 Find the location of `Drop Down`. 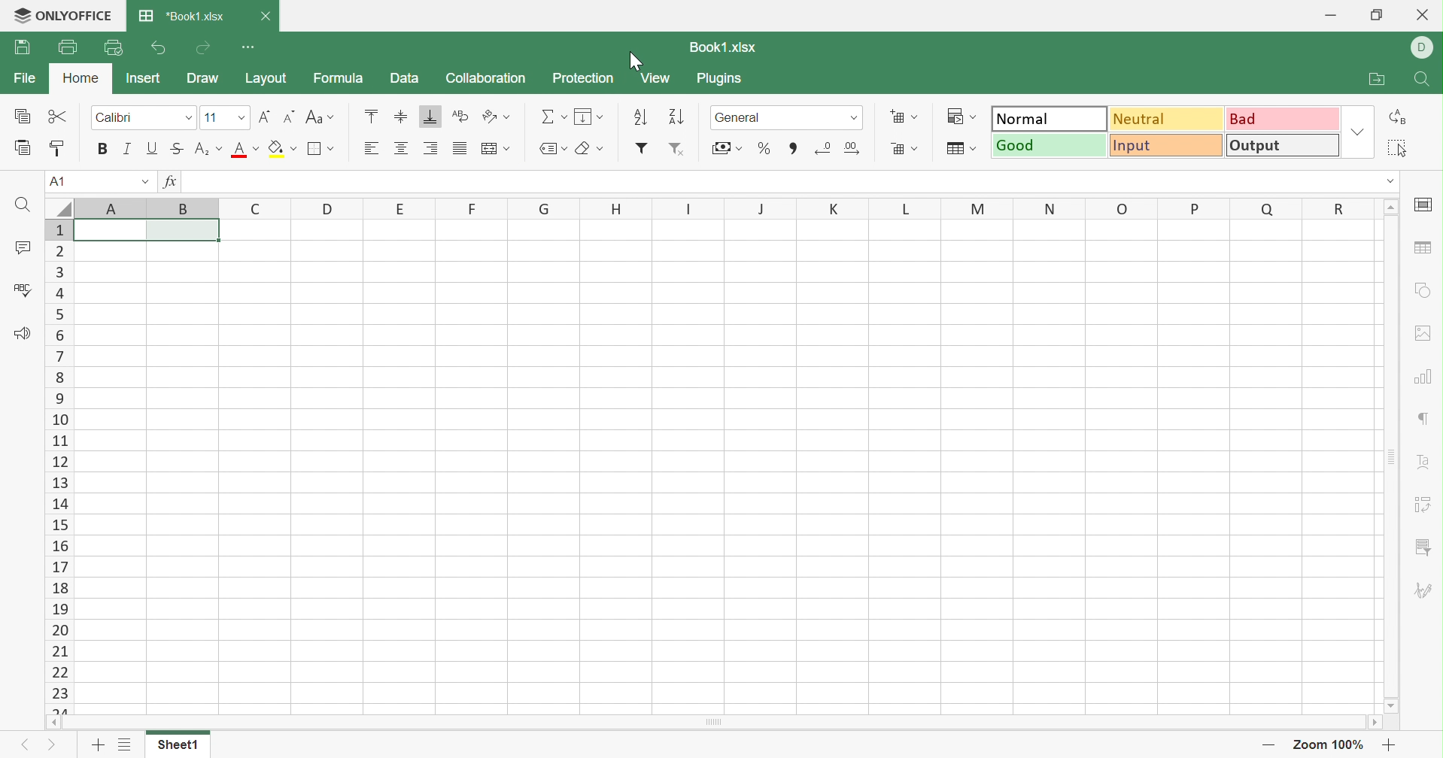

Drop Down is located at coordinates (1387, 182).